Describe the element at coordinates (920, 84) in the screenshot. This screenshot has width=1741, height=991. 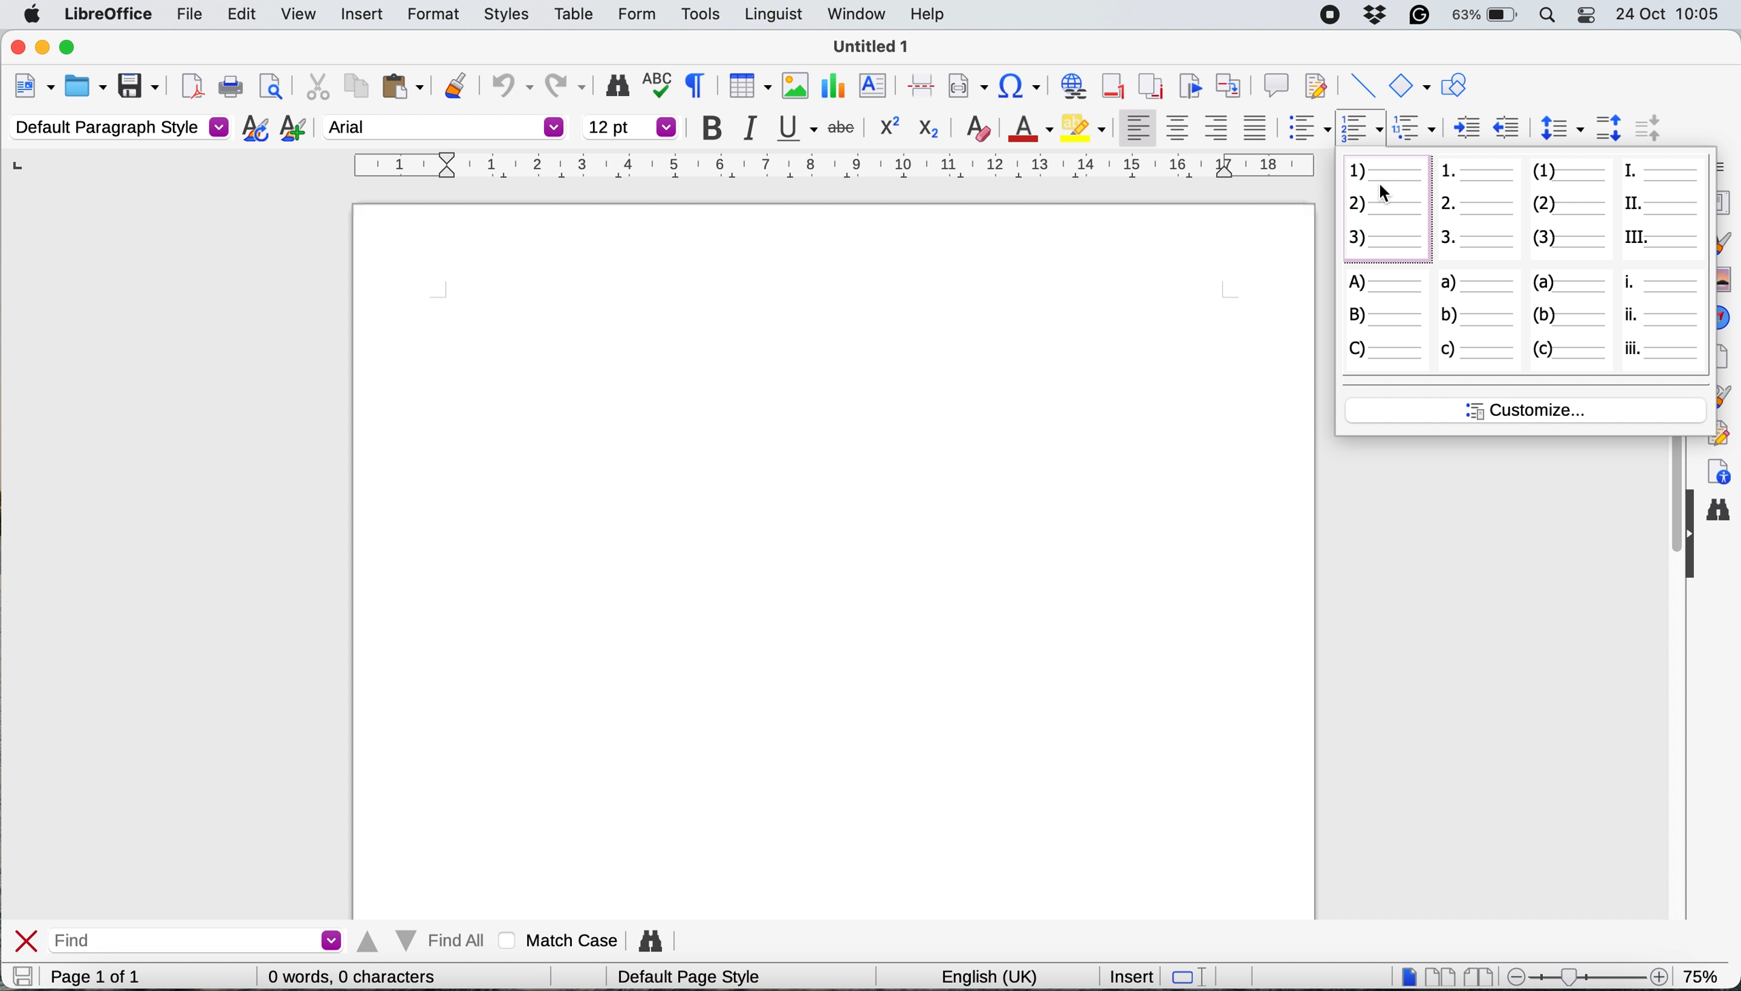
I see `insert page break` at that location.